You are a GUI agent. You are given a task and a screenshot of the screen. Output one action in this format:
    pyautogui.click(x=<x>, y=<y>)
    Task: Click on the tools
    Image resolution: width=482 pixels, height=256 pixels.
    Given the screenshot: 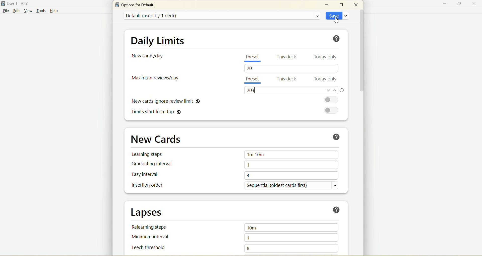 What is the action you would take?
    pyautogui.click(x=41, y=11)
    